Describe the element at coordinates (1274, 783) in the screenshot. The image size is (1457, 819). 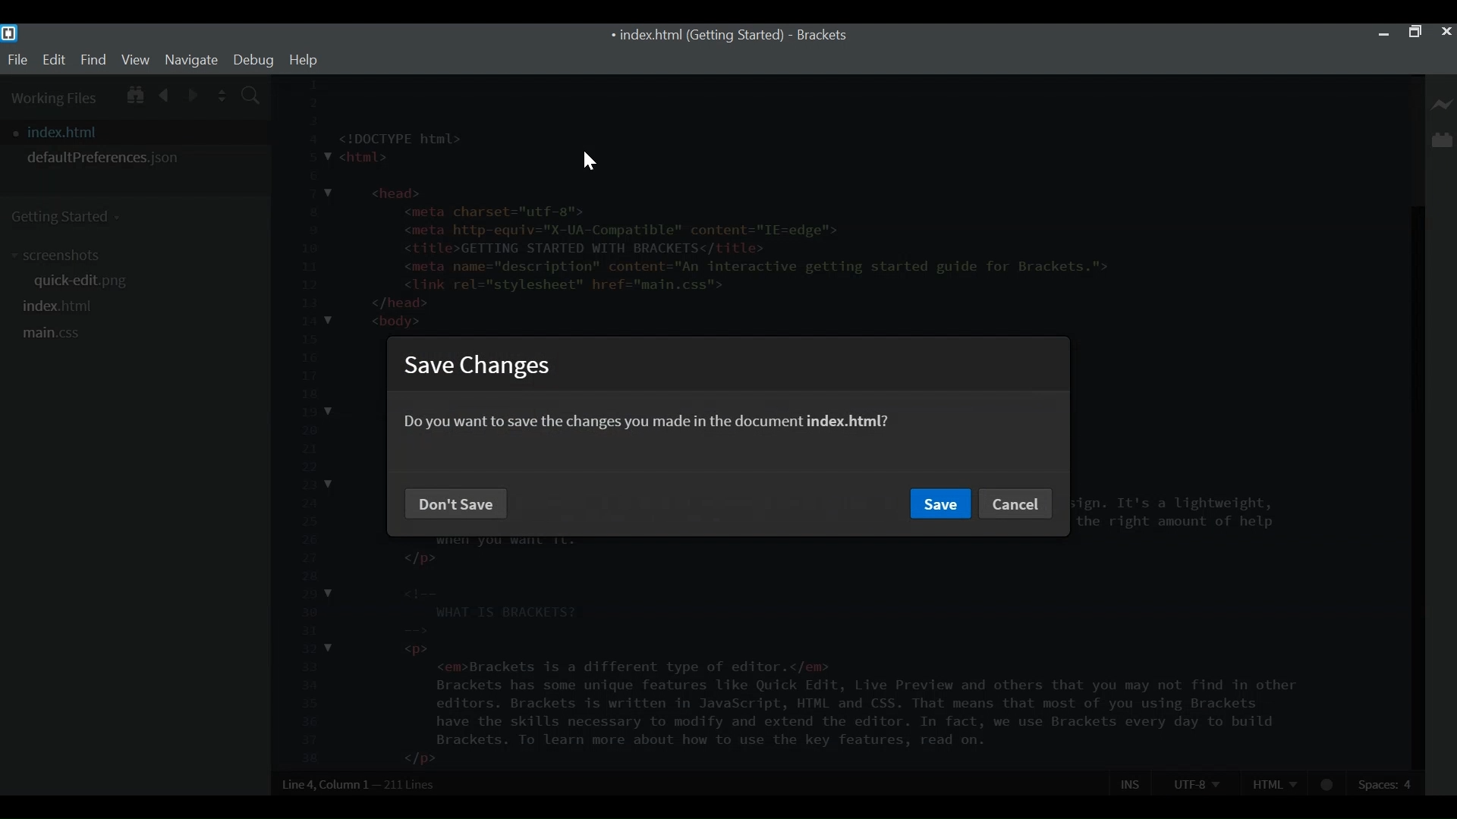
I see `HTML` at that location.